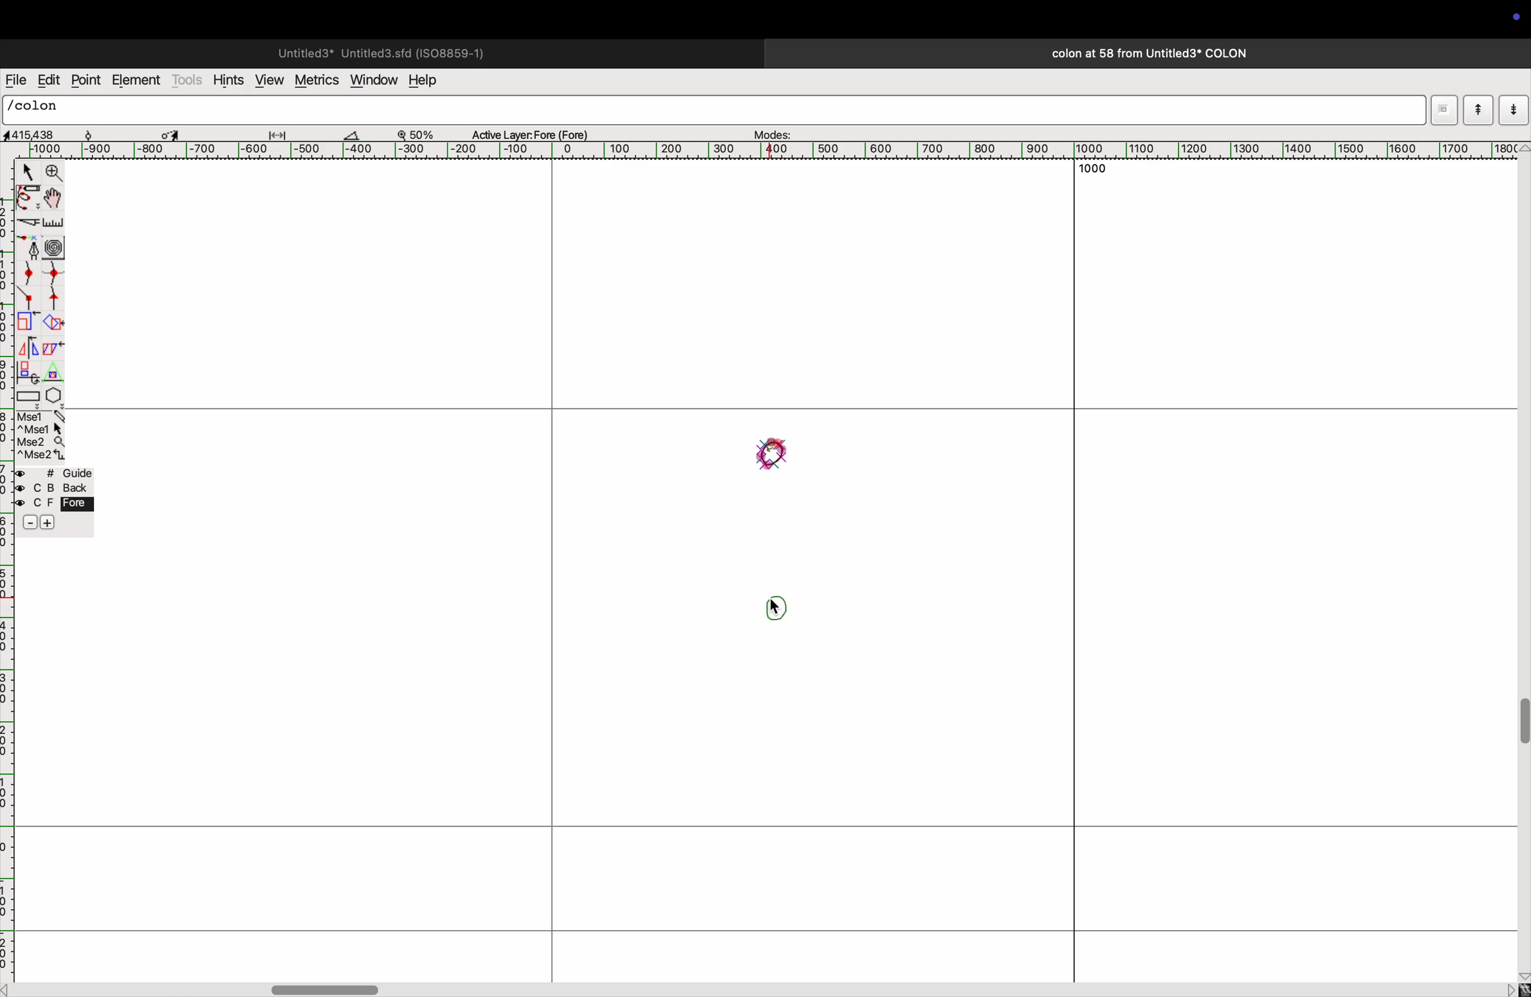 The height and width of the screenshot is (997, 1531). Describe the element at coordinates (329, 987) in the screenshot. I see `toggle` at that location.